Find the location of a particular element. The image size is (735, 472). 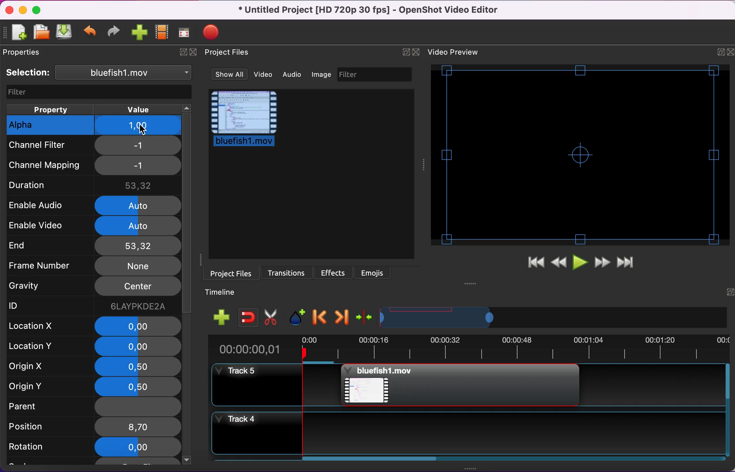

close is located at coordinates (9, 10).